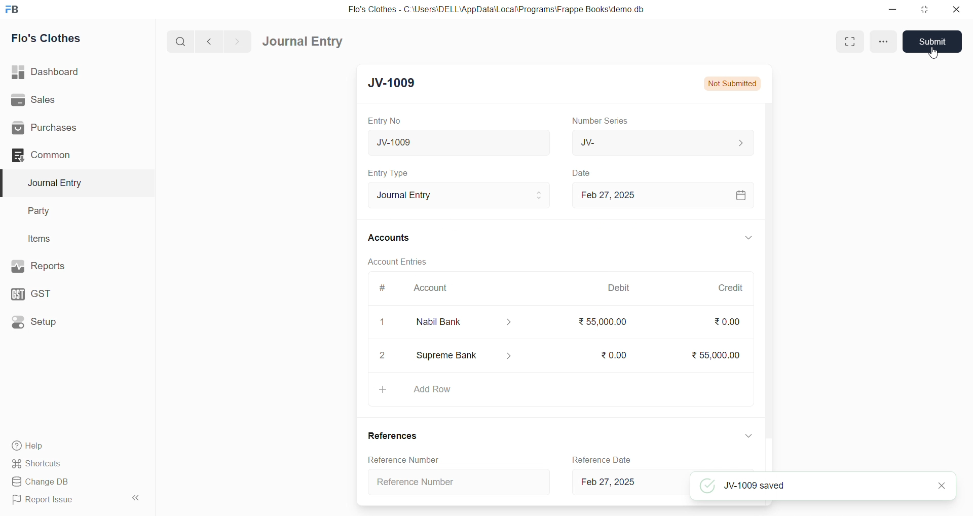  Describe the element at coordinates (61, 502) in the screenshot. I see `Report Issue` at that location.